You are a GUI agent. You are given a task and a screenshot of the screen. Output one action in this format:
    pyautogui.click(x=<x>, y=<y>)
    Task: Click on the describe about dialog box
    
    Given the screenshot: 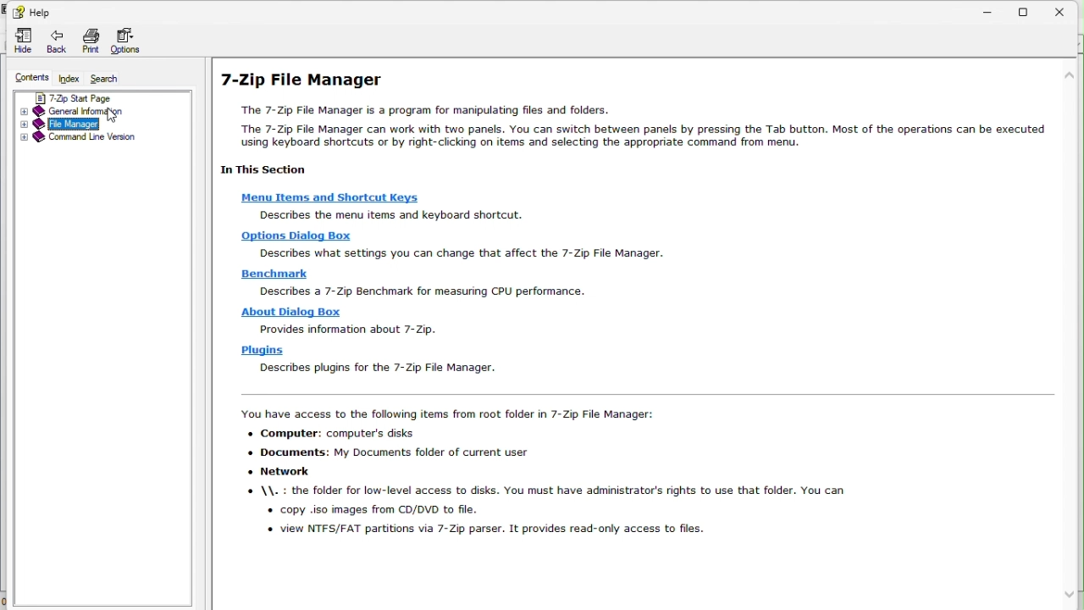 What is the action you would take?
    pyautogui.click(x=355, y=329)
    